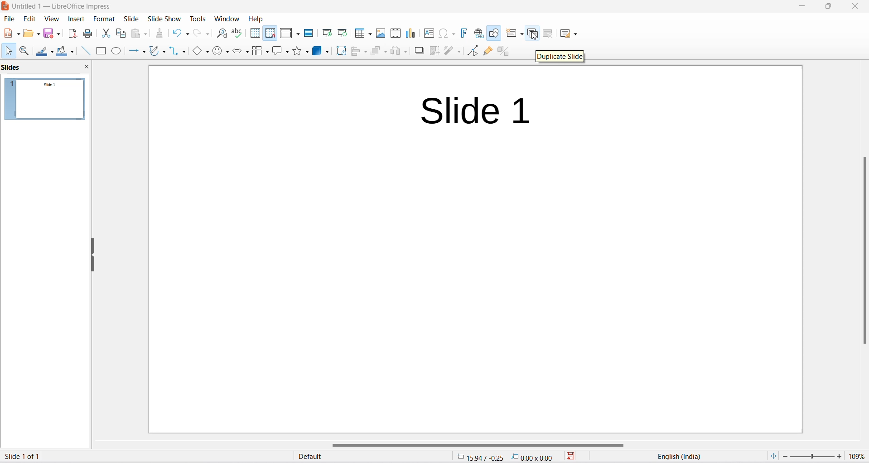 Image resolution: width=869 pixels, height=463 pixels. I want to click on untitled1-libreoffice impress, so click(64, 5).